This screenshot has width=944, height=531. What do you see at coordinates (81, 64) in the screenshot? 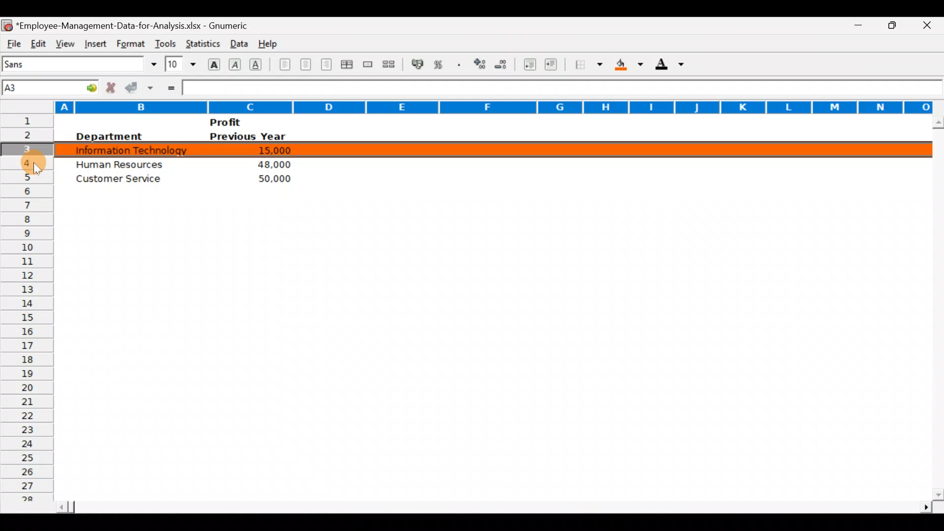
I see `Font name` at bounding box center [81, 64].